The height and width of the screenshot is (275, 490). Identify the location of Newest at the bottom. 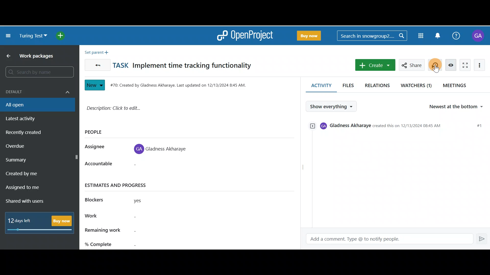
(459, 107).